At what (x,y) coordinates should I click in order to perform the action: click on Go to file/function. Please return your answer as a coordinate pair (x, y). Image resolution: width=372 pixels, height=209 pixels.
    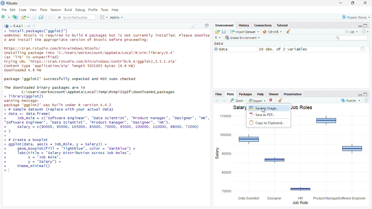
    Looking at the image, I should click on (75, 17).